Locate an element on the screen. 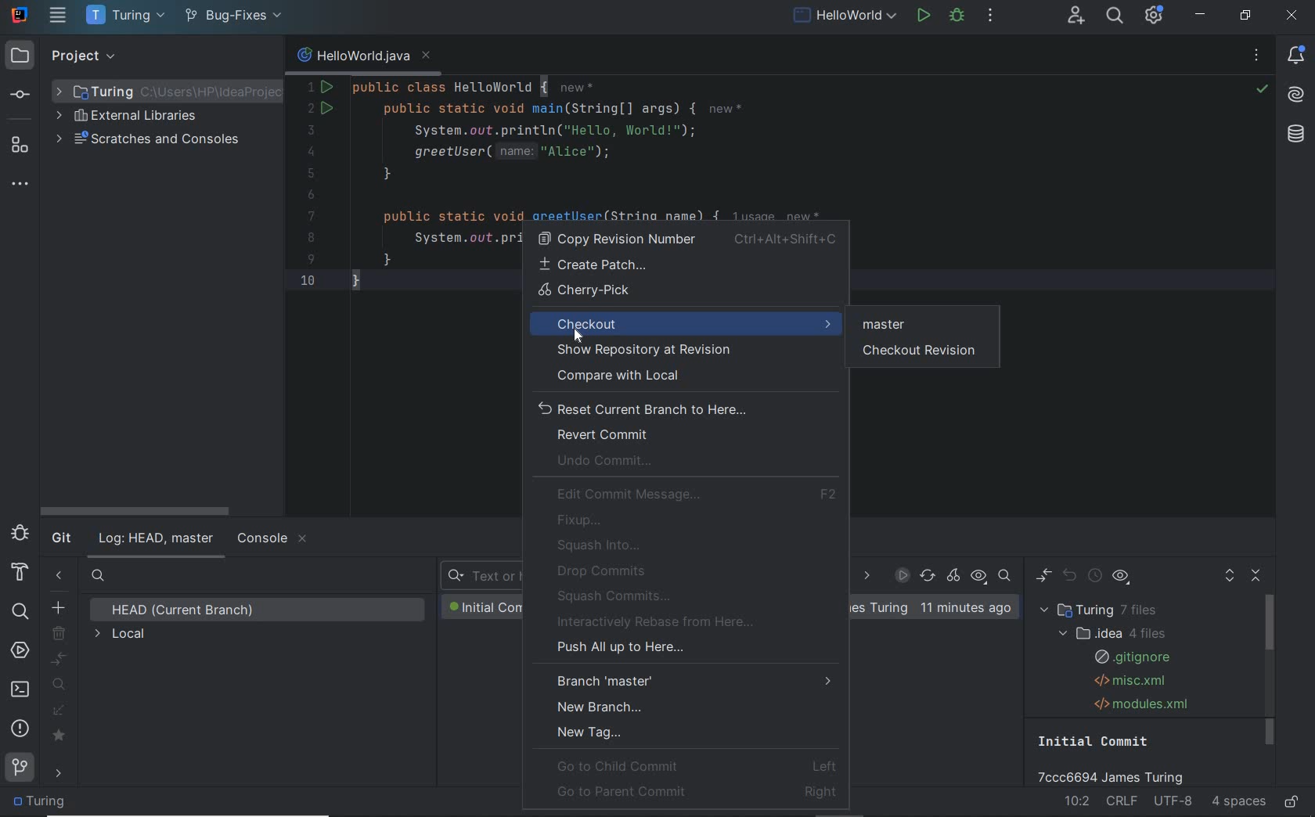 This screenshot has height=817, width=1315. compare with current is located at coordinates (60, 660).